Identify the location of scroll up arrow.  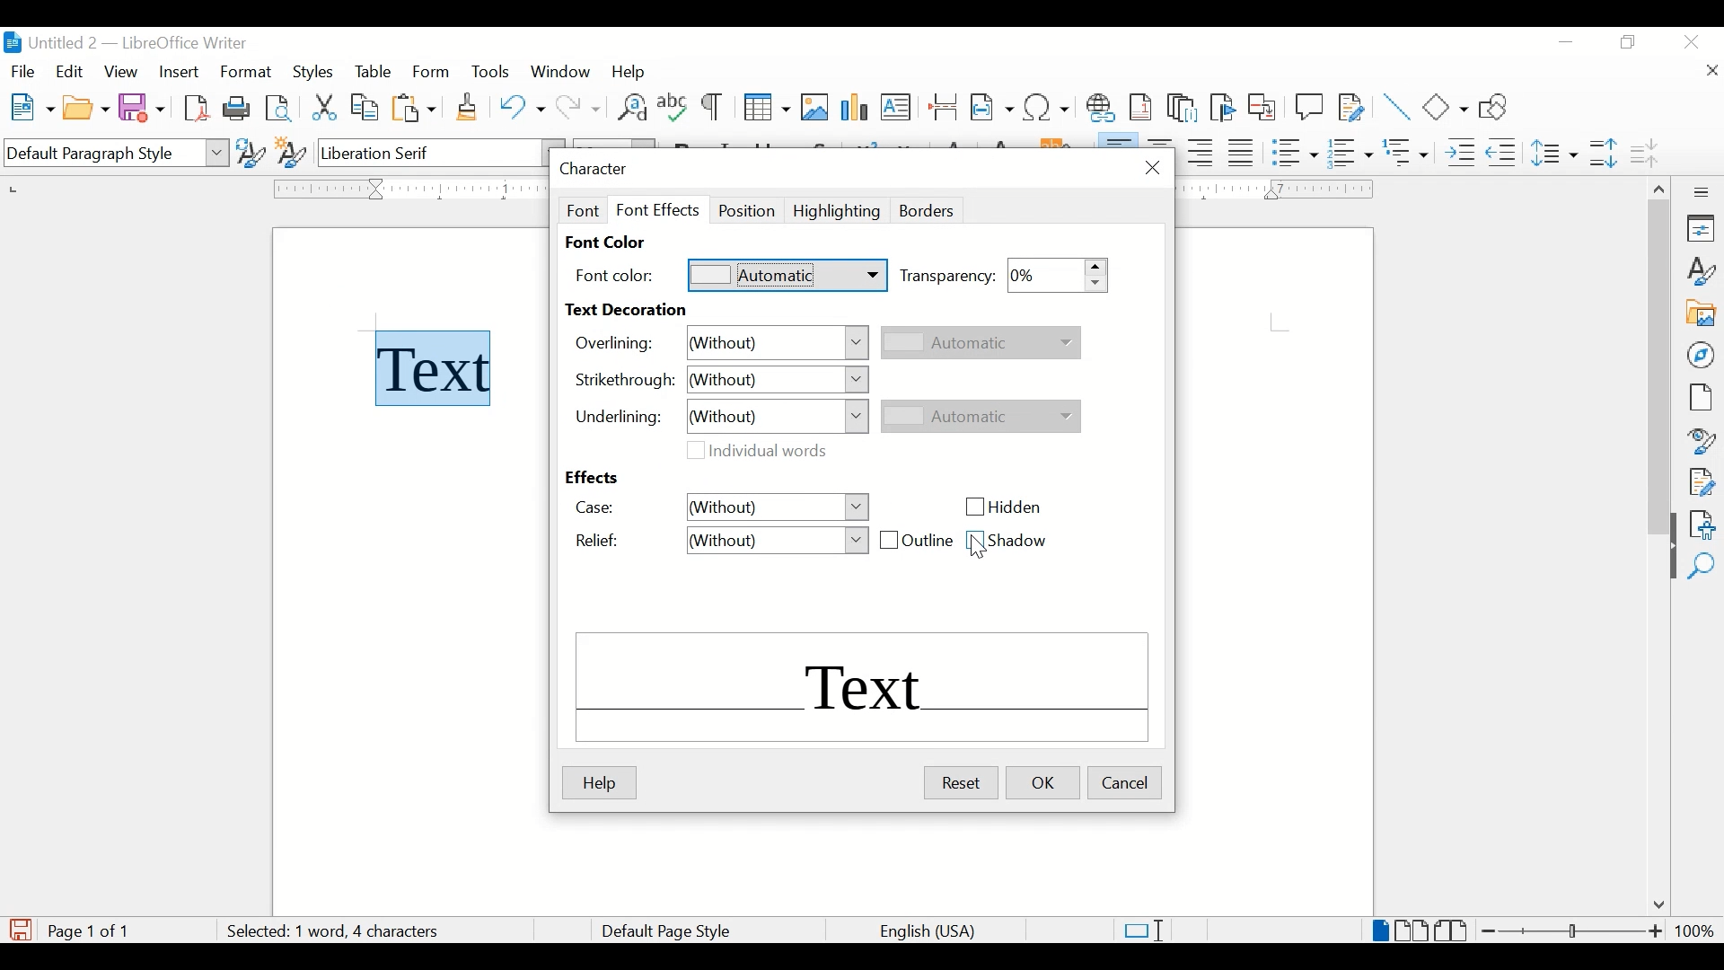
(1657, 186).